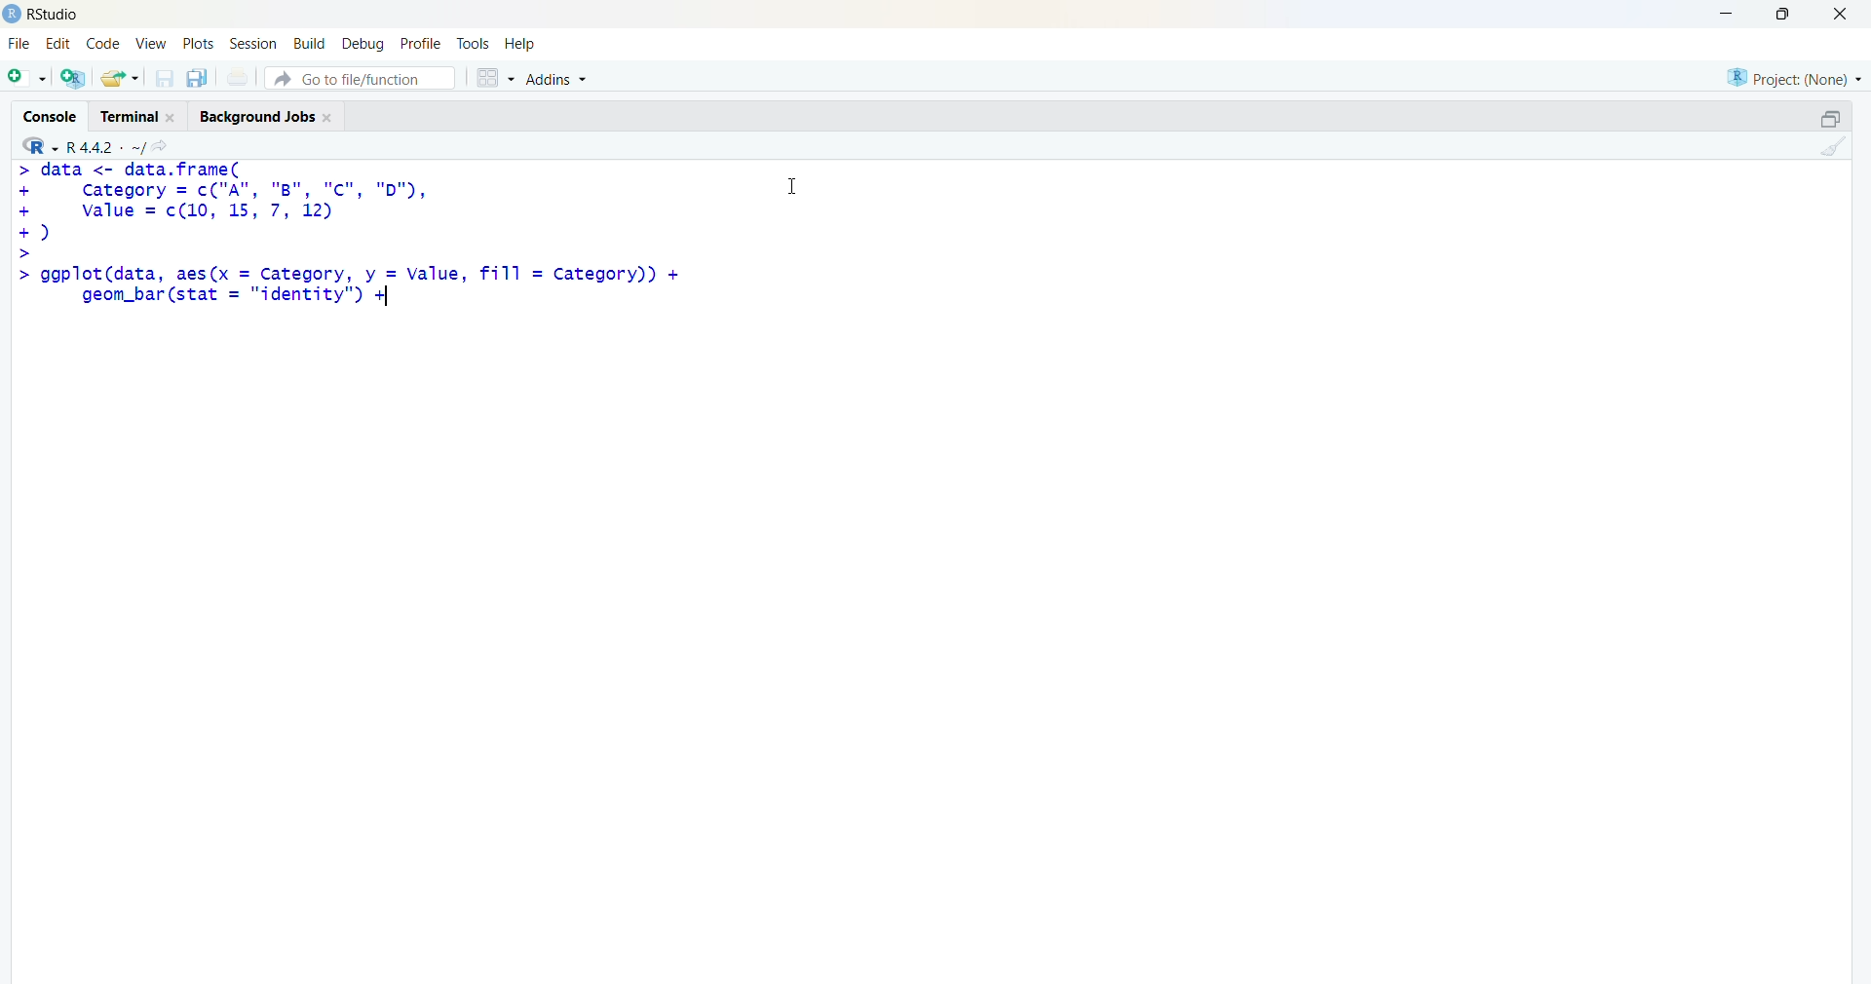 The height and width of the screenshot is (984, 1871). Describe the element at coordinates (58, 44) in the screenshot. I see `edit` at that location.